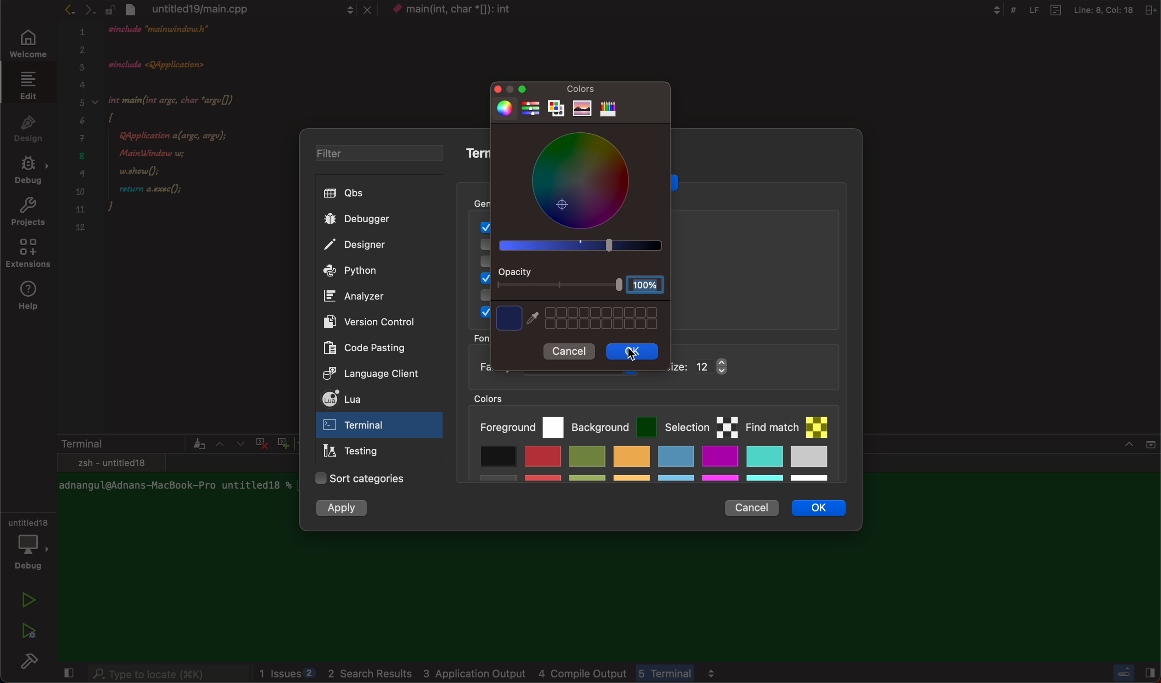  What do you see at coordinates (29, 127) in the screenshot?
I see `design` at bounding box center [29, 127].